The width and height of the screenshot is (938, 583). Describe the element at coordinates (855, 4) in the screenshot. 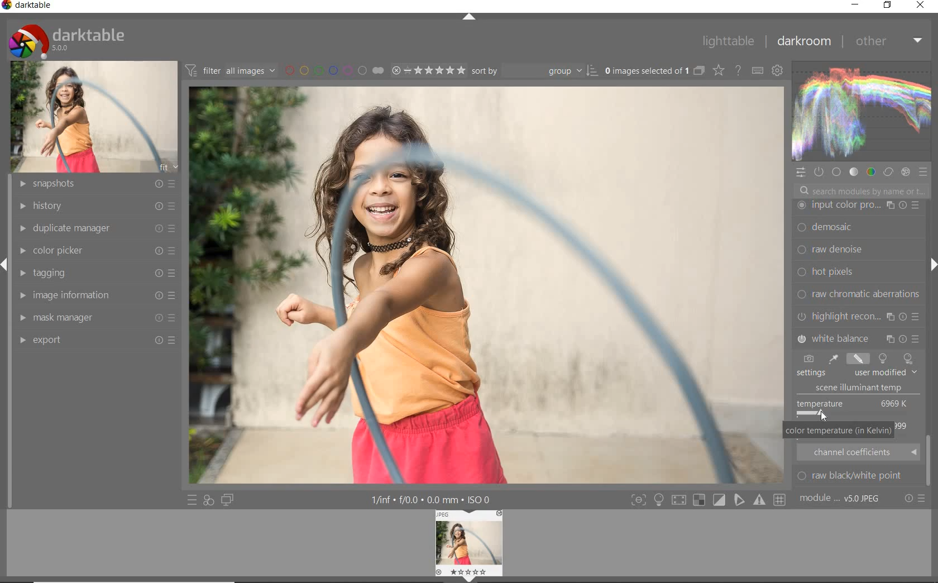

I see `minimize` at that location.